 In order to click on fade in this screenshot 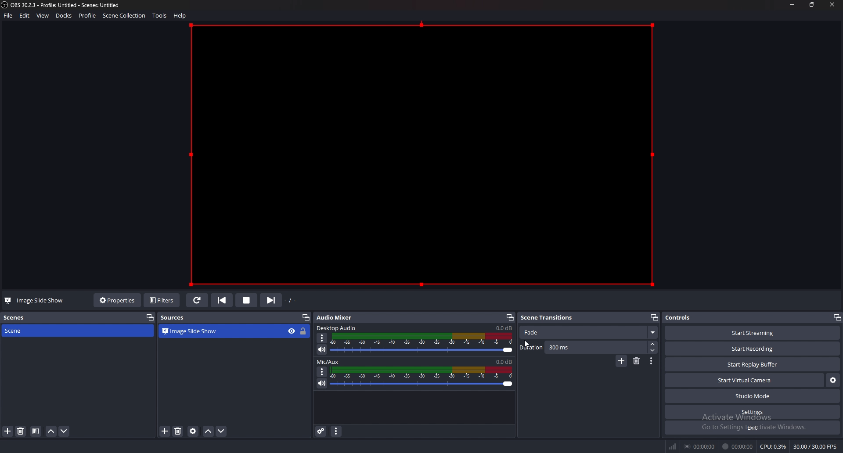, I will do `click(590, 333)`.